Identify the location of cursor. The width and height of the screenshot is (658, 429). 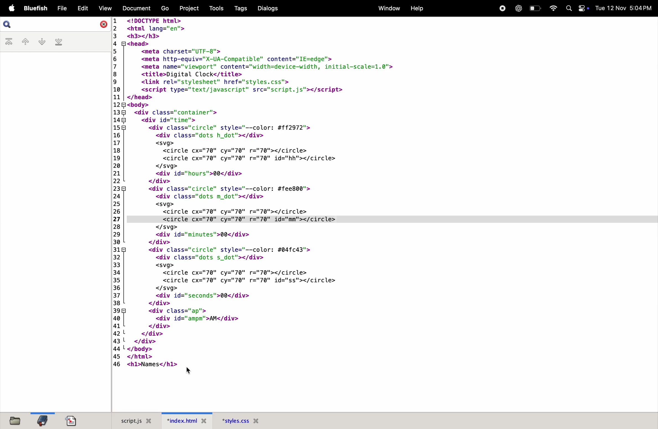
(189, 370).